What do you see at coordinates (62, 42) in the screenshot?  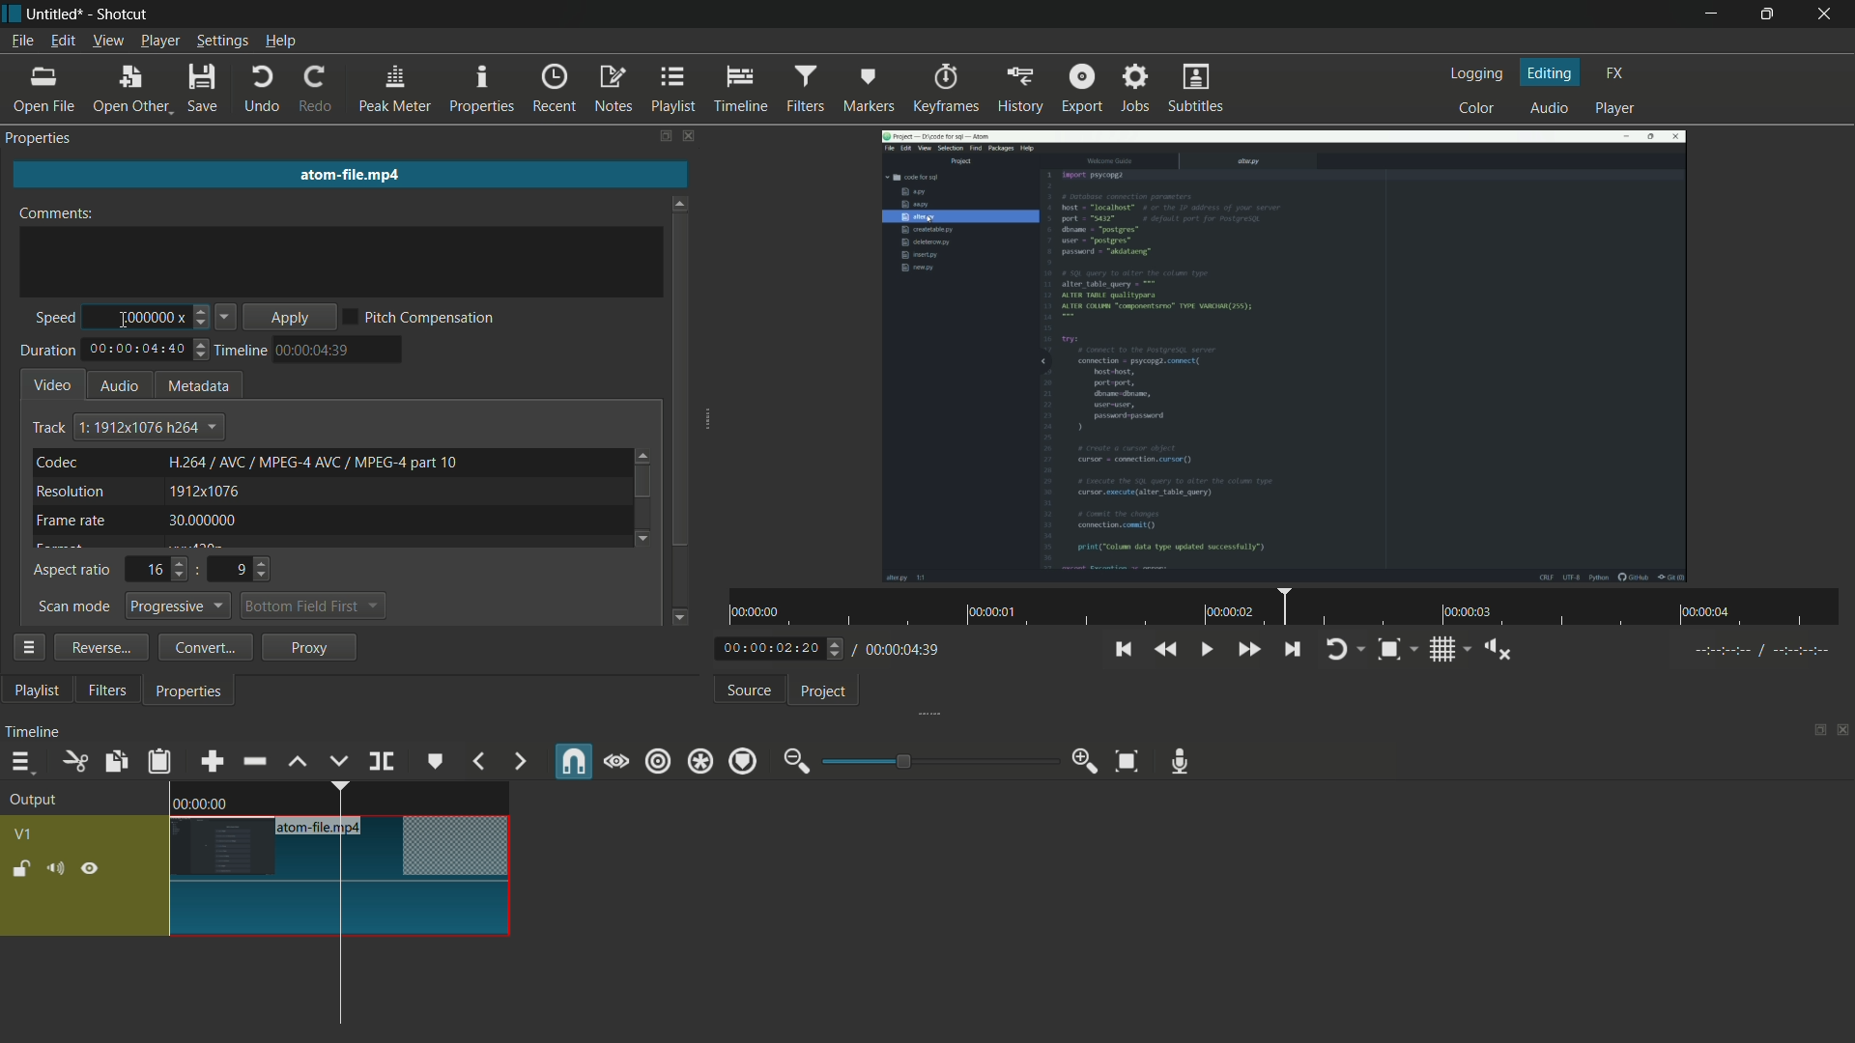 I see `edit` at bounding box center [62, 42].